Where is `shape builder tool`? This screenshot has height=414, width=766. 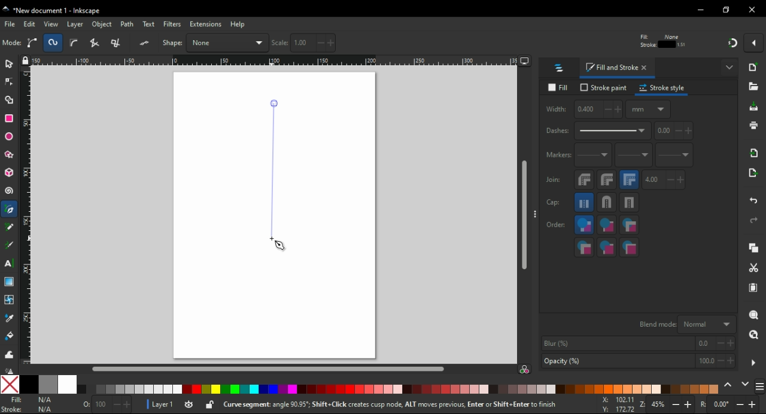
shape builder tool is located at coordinates (8, 100).